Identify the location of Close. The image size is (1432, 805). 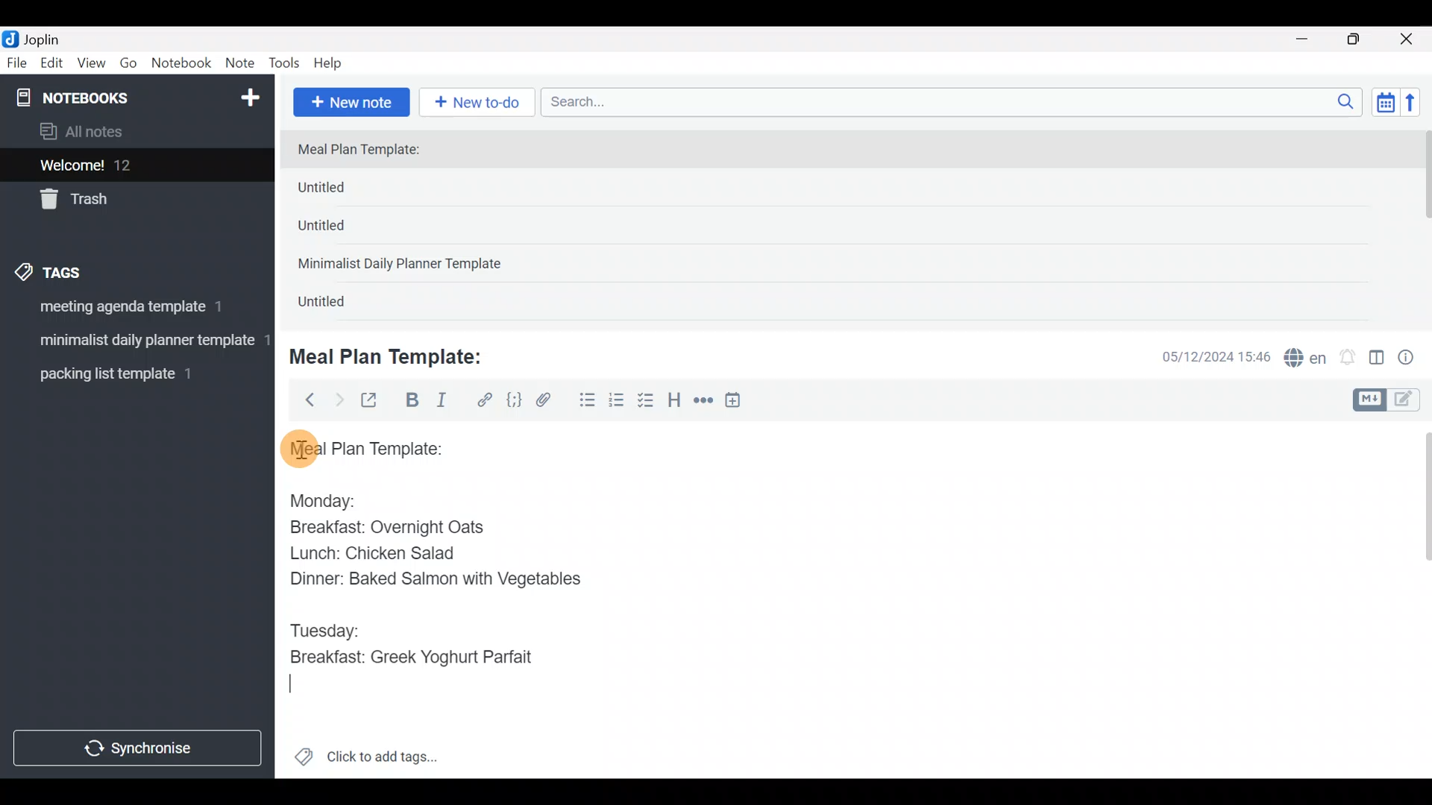
(1409, 40).